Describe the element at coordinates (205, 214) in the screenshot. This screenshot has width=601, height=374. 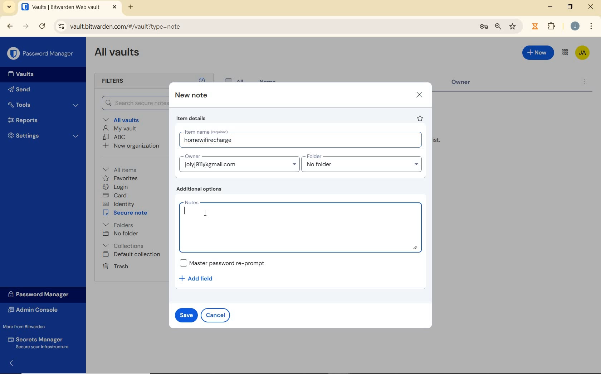
I see `cursor` at that location.